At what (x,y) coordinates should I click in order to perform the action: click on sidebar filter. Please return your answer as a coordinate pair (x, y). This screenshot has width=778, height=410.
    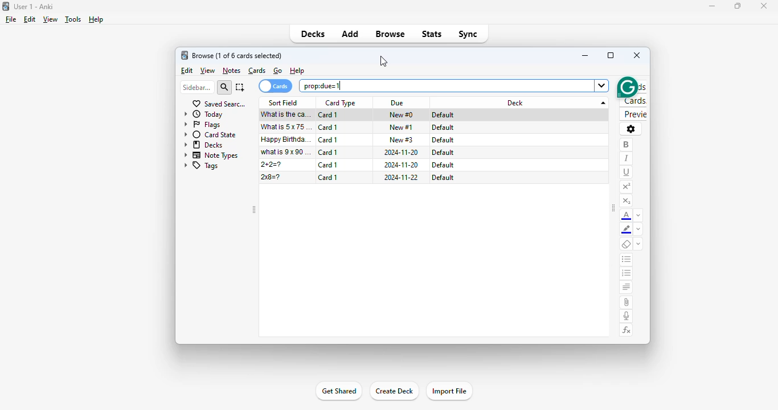
    Looking at the image, I should click on (197, 88).